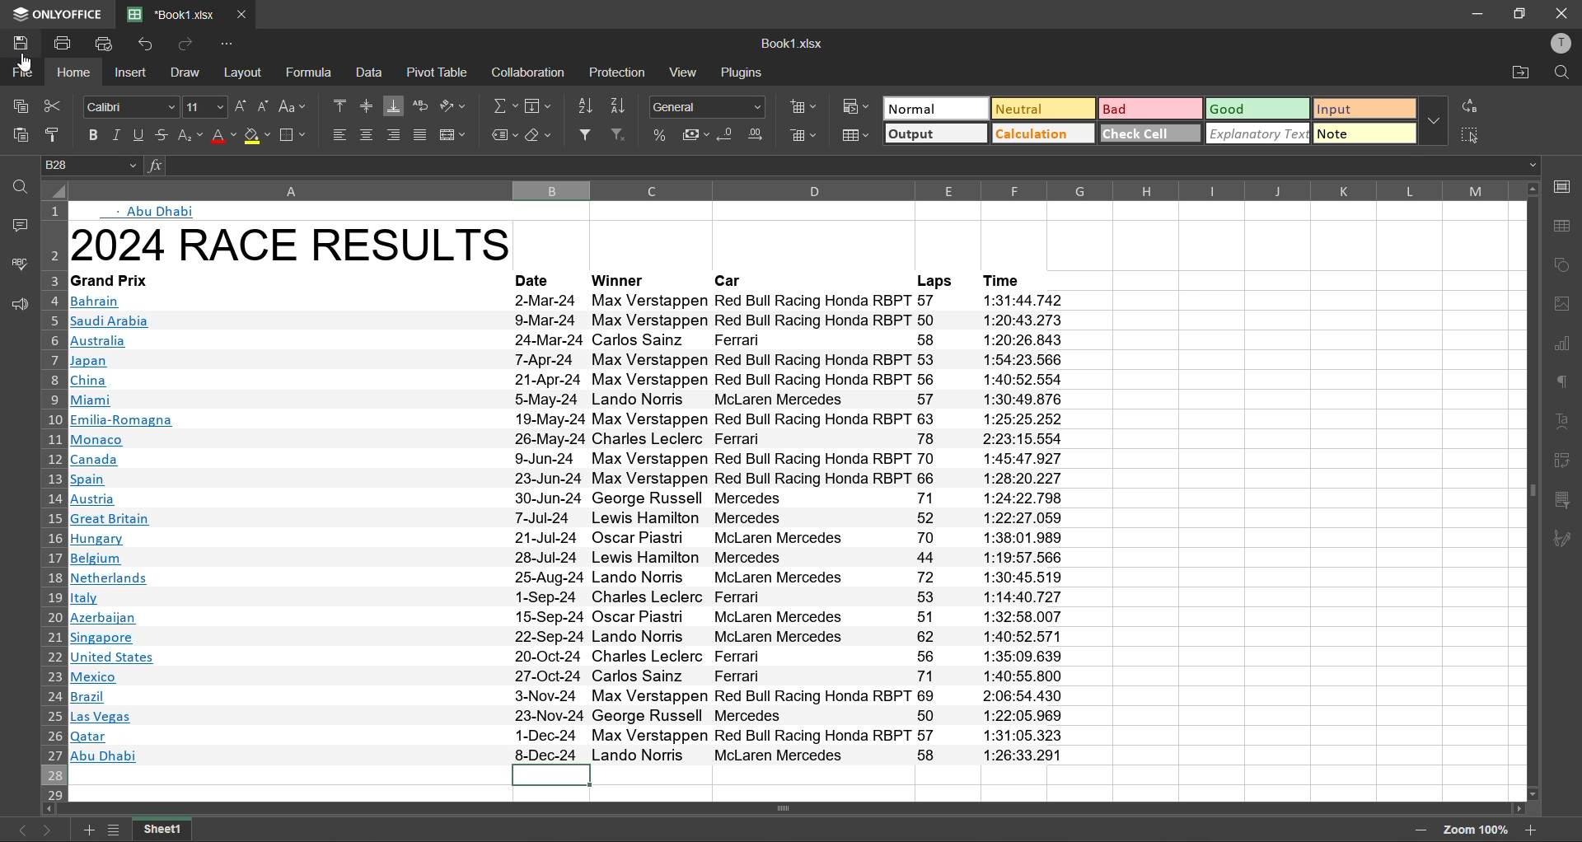  I want to click on orientation, so click(454, 105).